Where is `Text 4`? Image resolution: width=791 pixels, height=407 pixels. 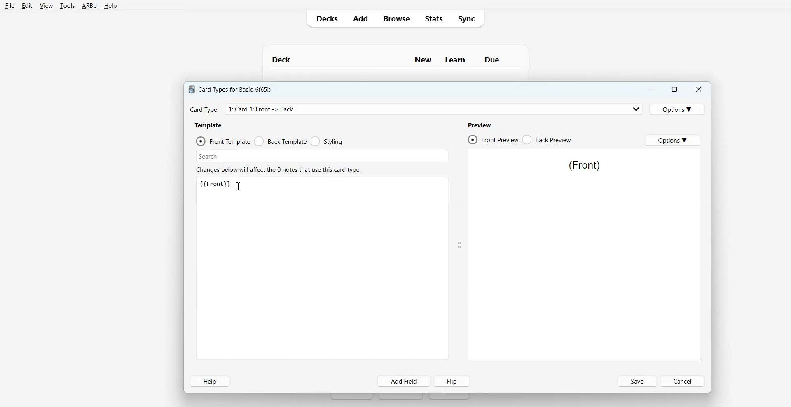
Text 4 is located at coordinates (481, 124).